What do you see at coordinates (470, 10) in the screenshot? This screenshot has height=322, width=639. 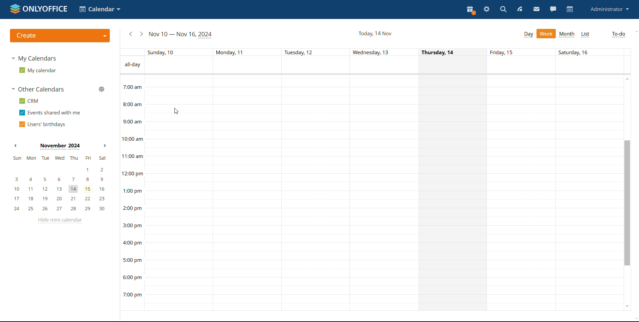 I see `present` at bounding box center [470, 10].